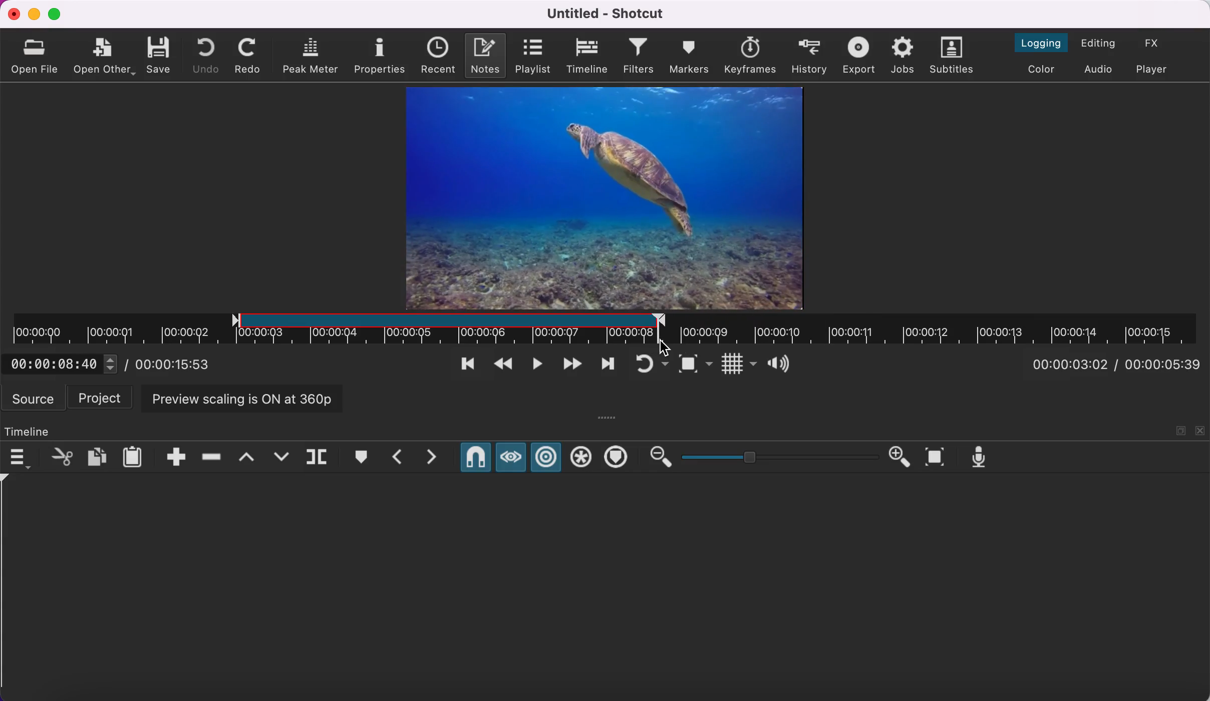  What do you see at coordinates (669, 348) in the screenshot?
I see `cursor` at bounding box center [669, 348].